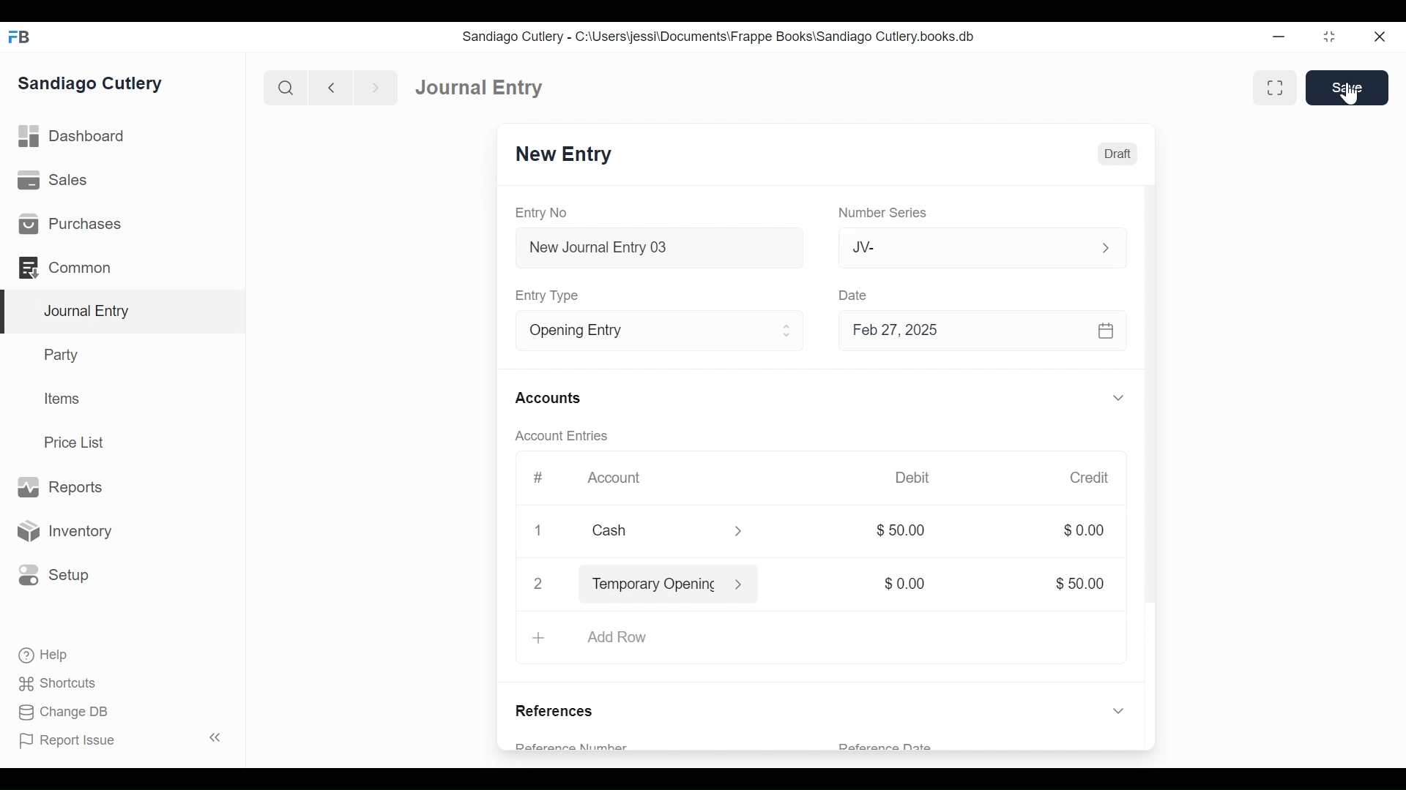  I want to click on Party, so click(64, 354).